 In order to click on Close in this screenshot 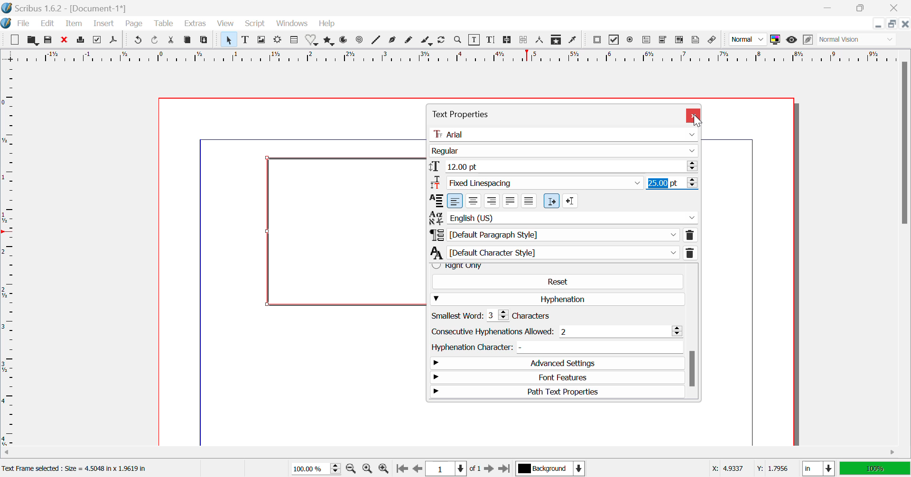, I will do `click(694, 115)`.